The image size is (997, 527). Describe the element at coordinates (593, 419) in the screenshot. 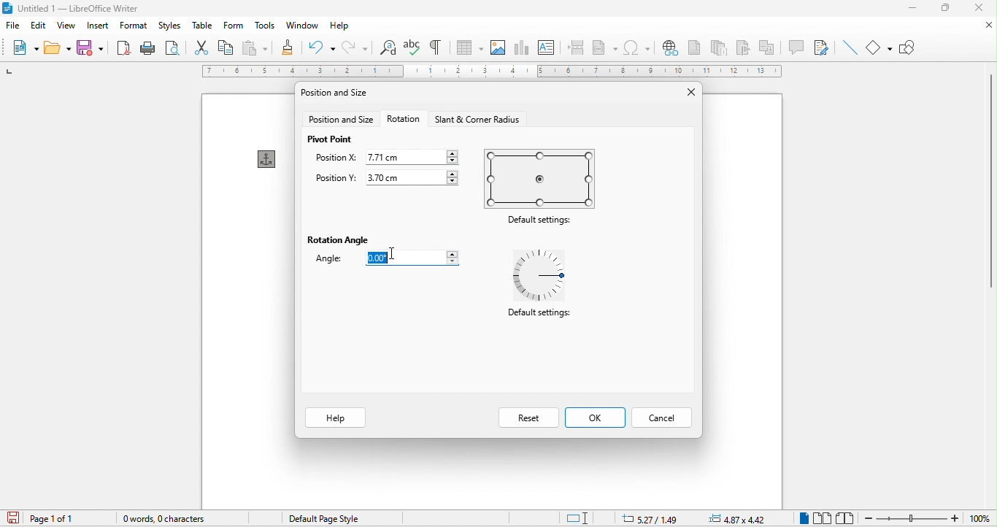

I see `ok` at that location.